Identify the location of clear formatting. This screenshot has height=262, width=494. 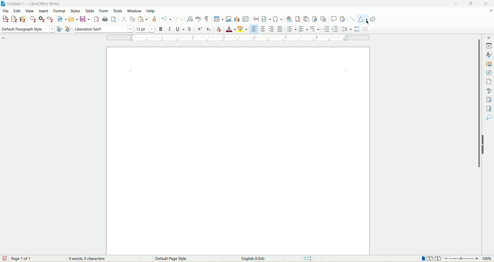
(219, 29).